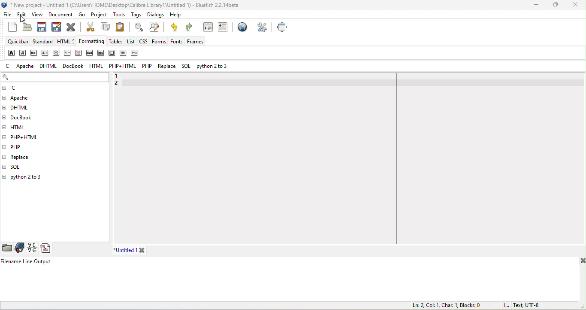 The height and width of the screenshot is (310, 586). I want to click on unindent, so click(207, 28).